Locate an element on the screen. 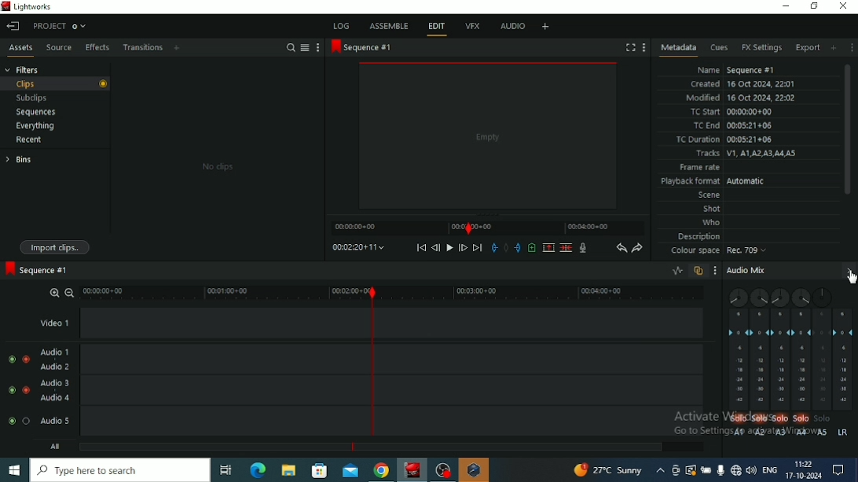 This screenshot has width=858, height=482. Add Panel is located at coordinates (178, 48).